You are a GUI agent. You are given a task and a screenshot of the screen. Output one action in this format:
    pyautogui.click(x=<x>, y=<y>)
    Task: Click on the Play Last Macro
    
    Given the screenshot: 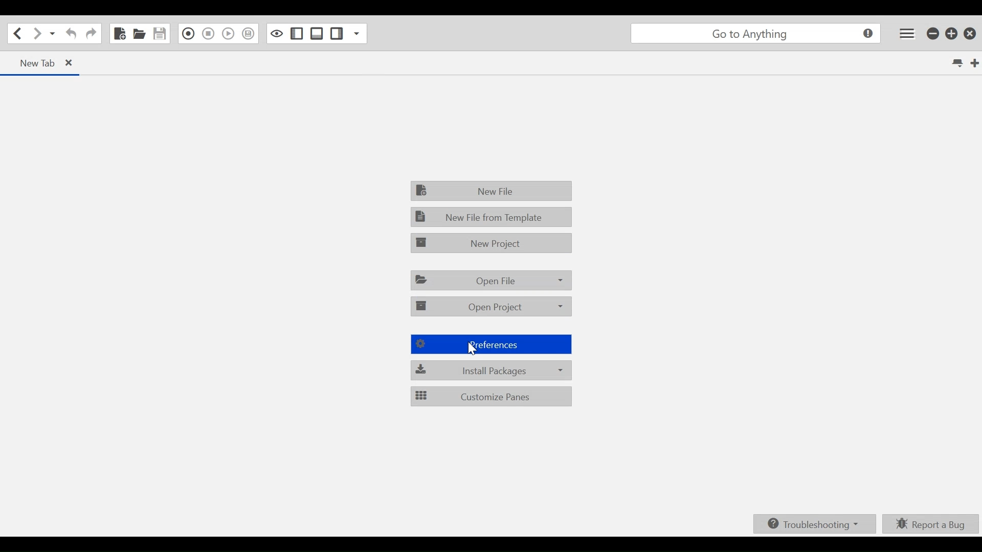 What is the action you would take?
    pyautogui.click(x=228, y=34)
    